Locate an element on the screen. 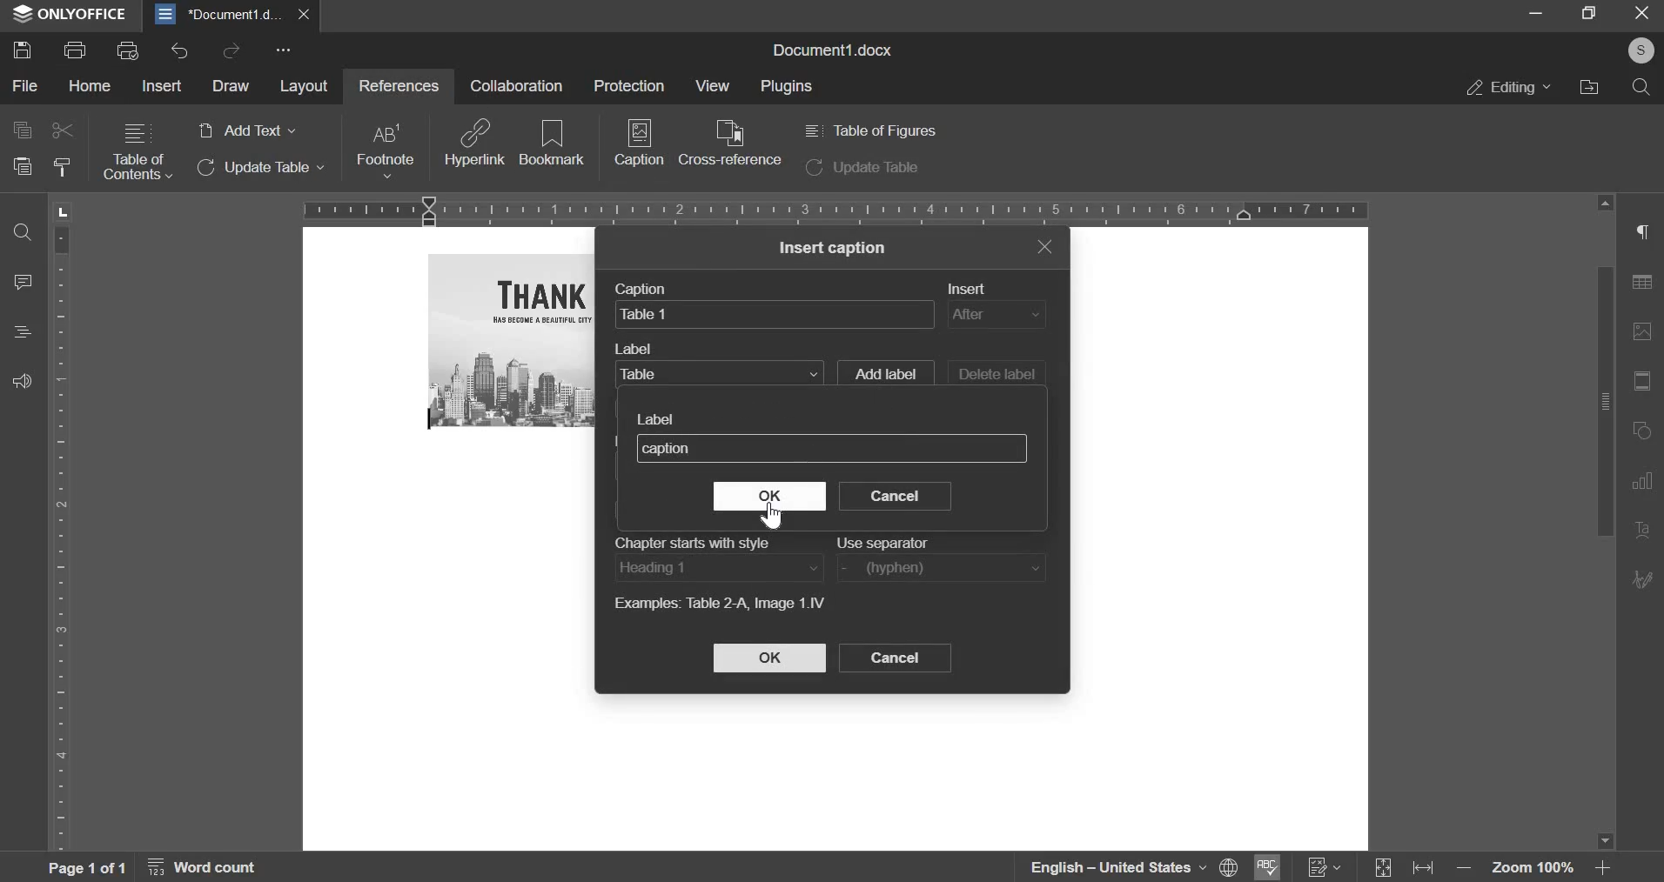 Image resolution: width=1664 pixels, height=882 pixels. Chapter starts with style is located at coordinates (690, 542).